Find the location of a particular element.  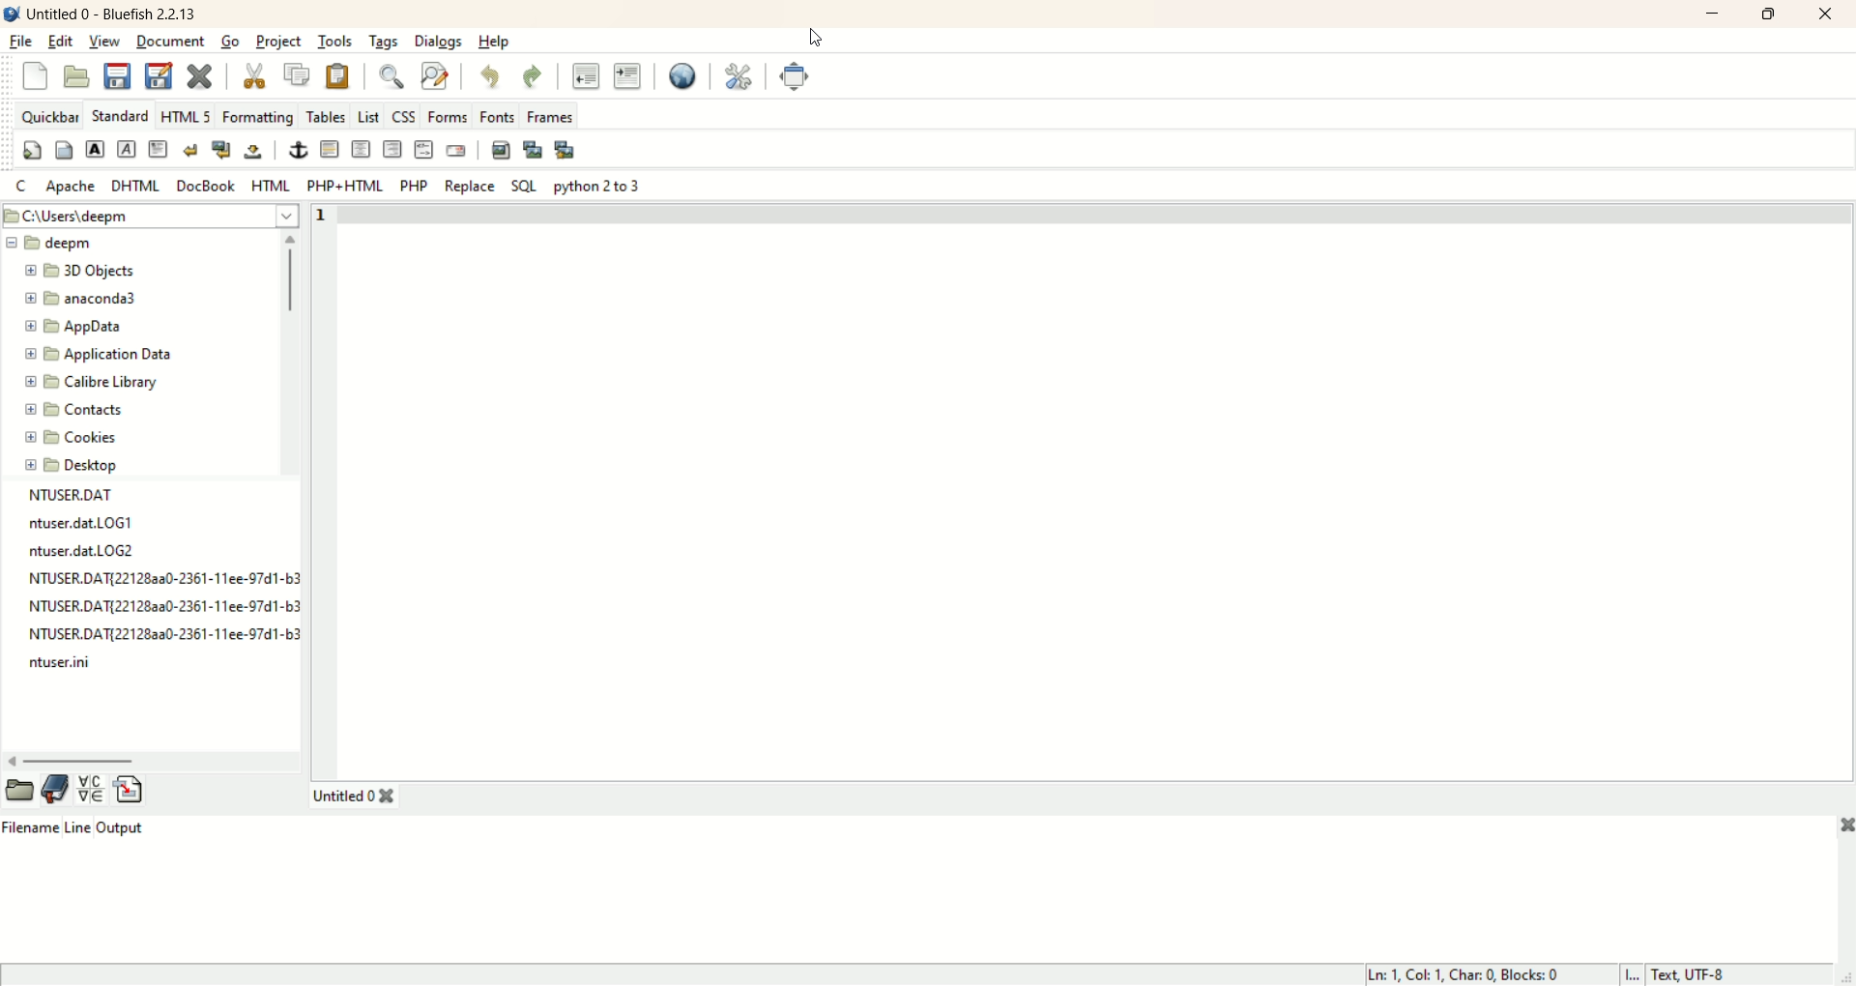

open file is located at coordinates (77, 77).